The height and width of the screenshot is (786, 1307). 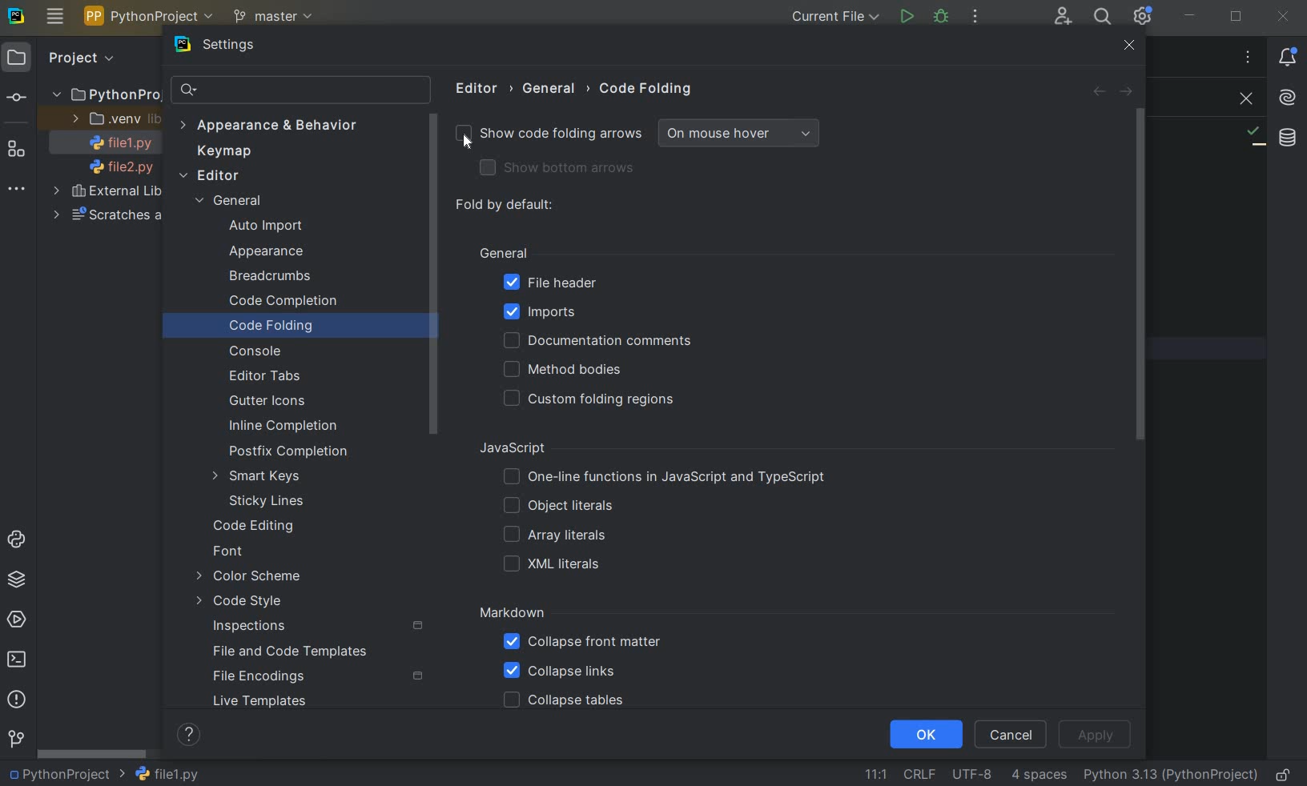 What do you see at coordinates (1237, 18) in the screenshot?
I see `RESTORE DOWN` at bounding box center [1237, 18].